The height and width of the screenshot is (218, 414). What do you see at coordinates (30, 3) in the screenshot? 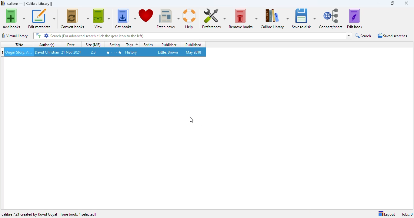
I see `calibre library` at bounding box center [30, 3].